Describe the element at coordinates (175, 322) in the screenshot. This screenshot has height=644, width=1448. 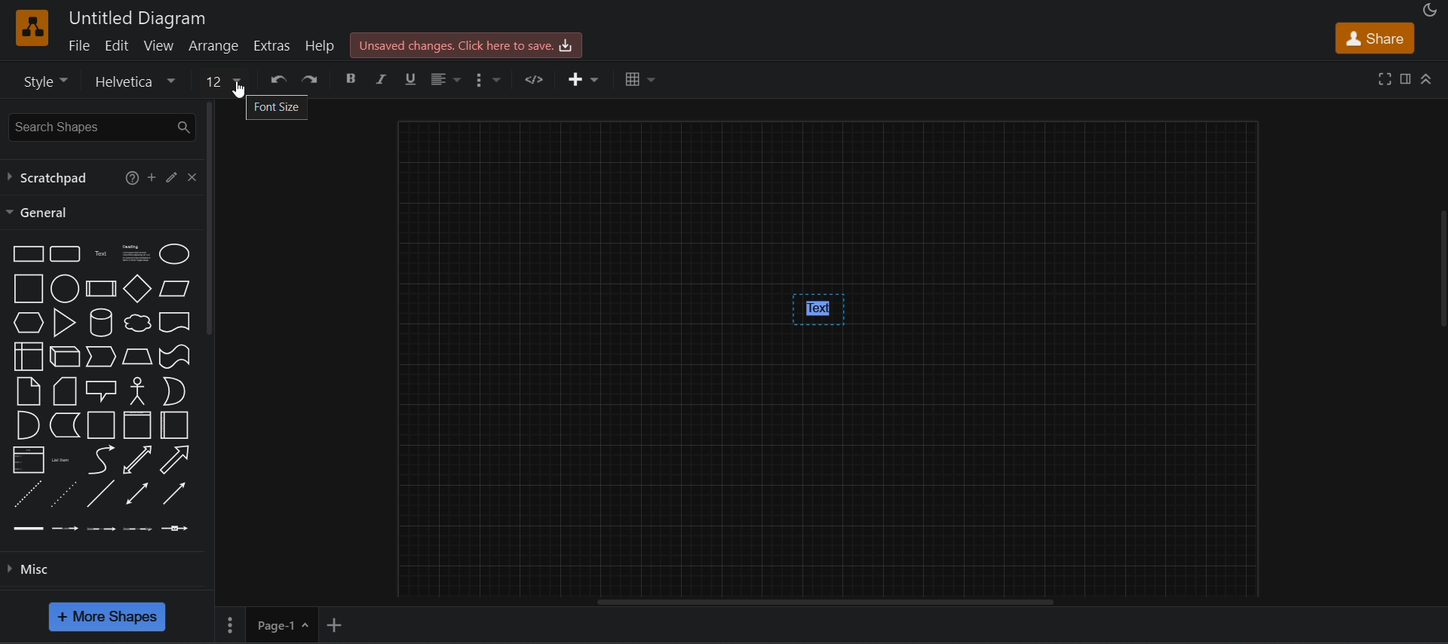
I see `Document` at that location.